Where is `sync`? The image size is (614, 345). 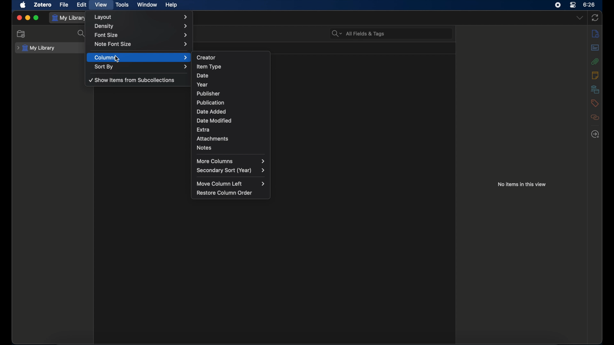 sync is located at coordinates (596, 18).